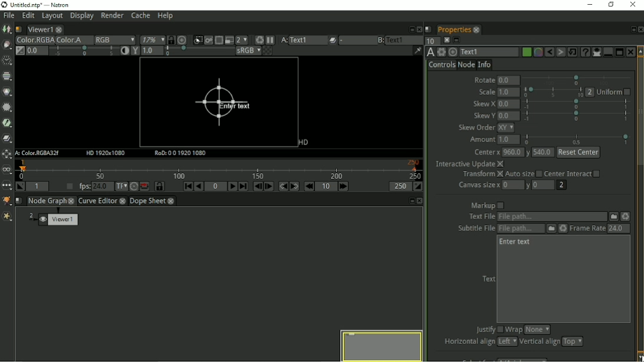  I want to click on A, so click(283, 40).